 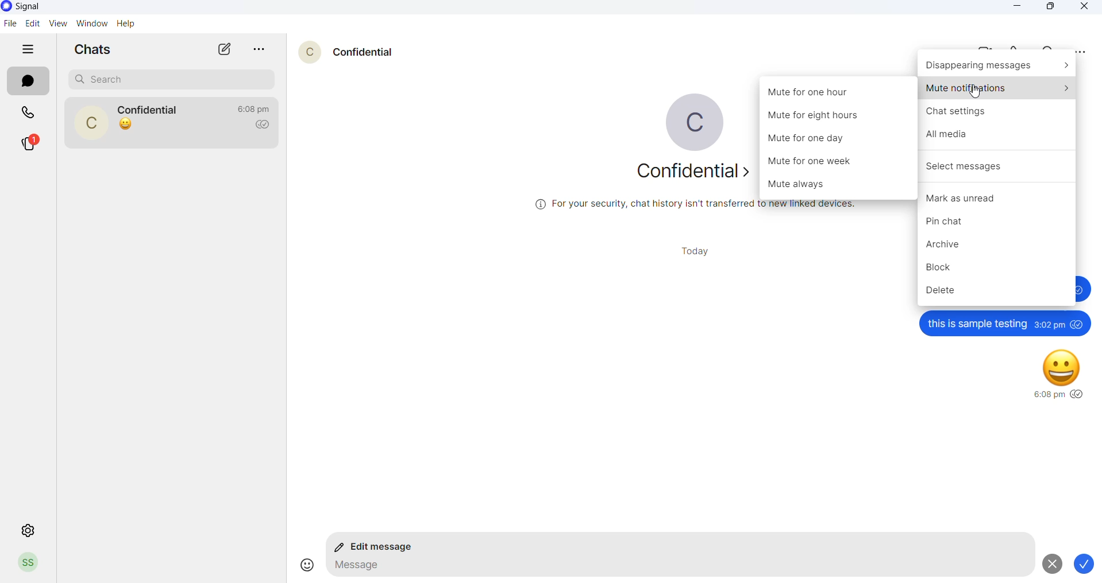 I want to click on pin chat, so click(x=997, y=220).